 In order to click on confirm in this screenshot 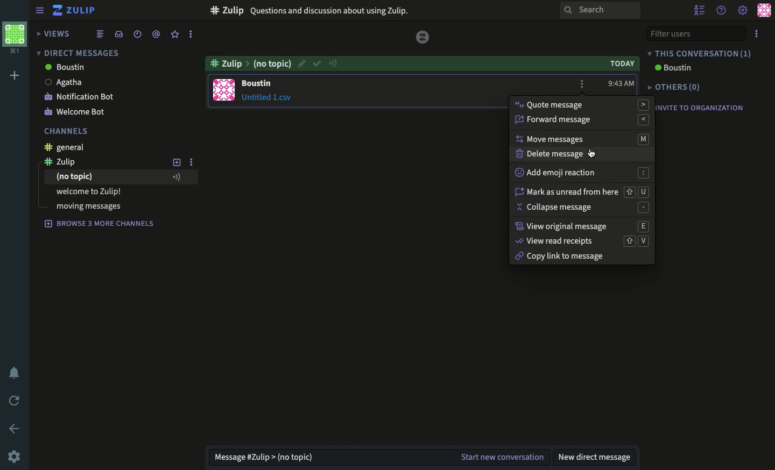, I will do `click(317, 65)`.